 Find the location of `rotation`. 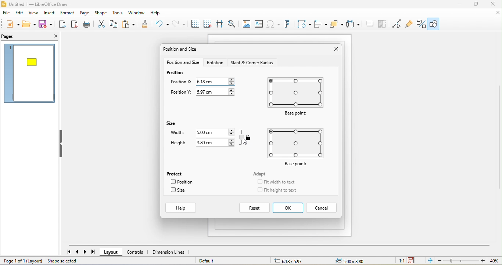

rotation is located at coordinates (216, 63).